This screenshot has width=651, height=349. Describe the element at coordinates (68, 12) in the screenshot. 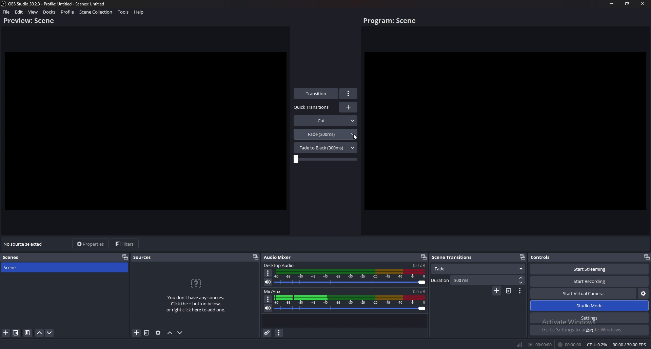

I see `profile` at that location.